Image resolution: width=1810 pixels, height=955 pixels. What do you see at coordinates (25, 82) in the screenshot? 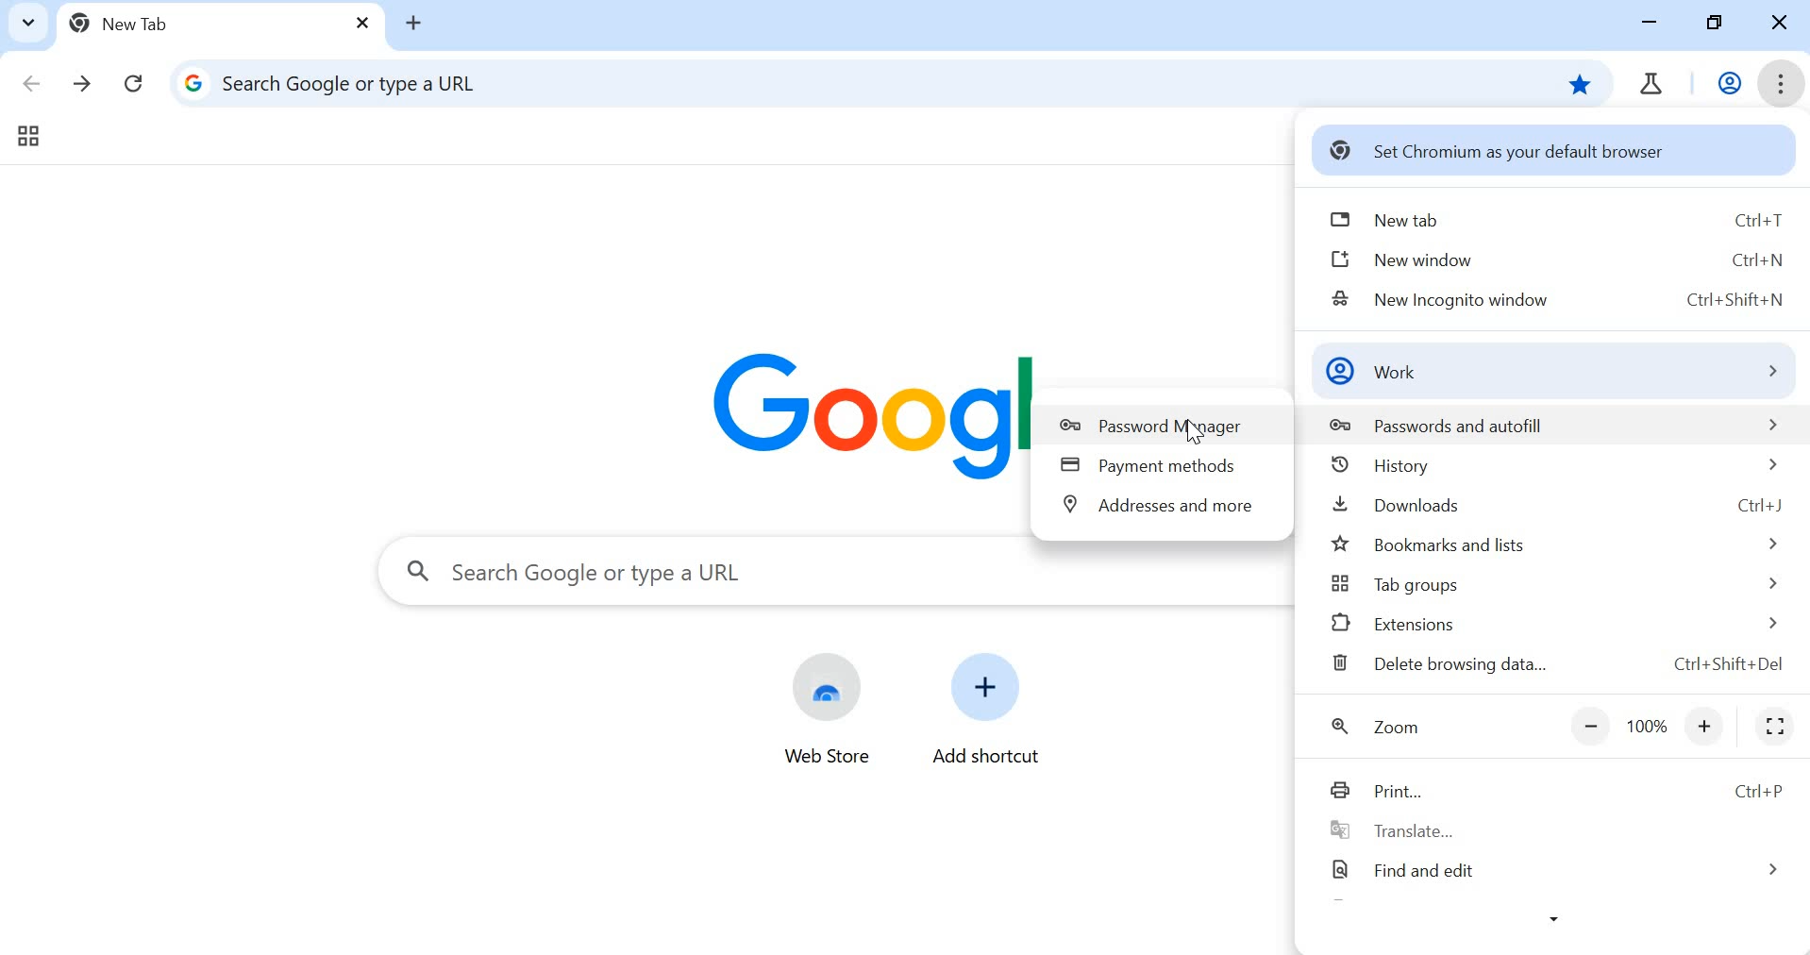
I see `click to go back` at bounding box center [25, 82].